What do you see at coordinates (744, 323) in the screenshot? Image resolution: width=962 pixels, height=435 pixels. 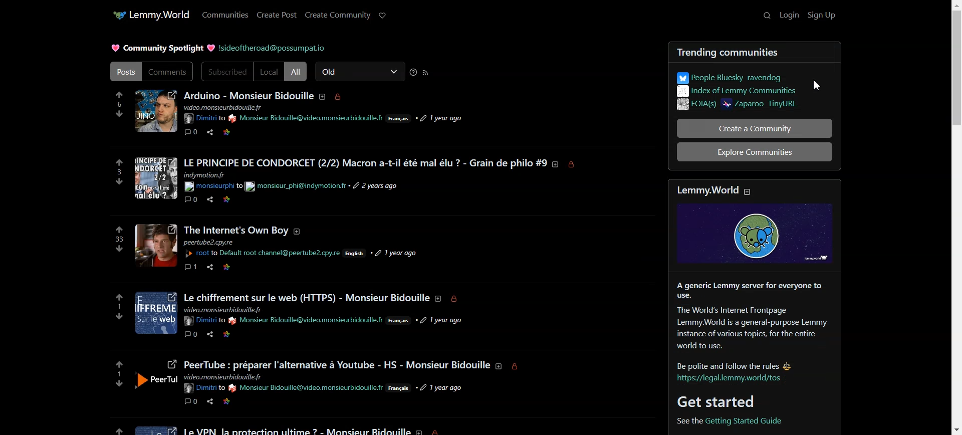 I see `text` at bounding box center [744, 323].